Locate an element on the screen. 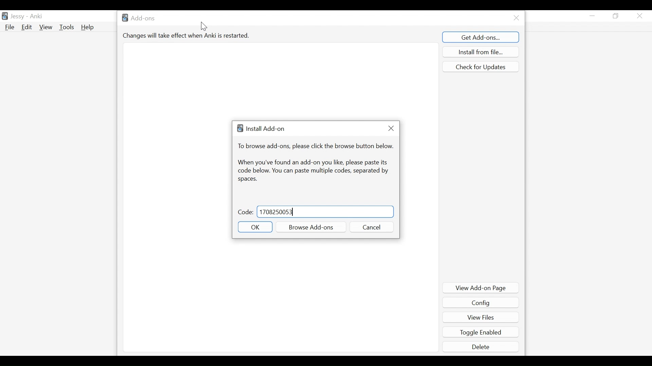 The width and height of the screenshot is (652, 366). Toggle Enabled is located at coordinates (482, 332).